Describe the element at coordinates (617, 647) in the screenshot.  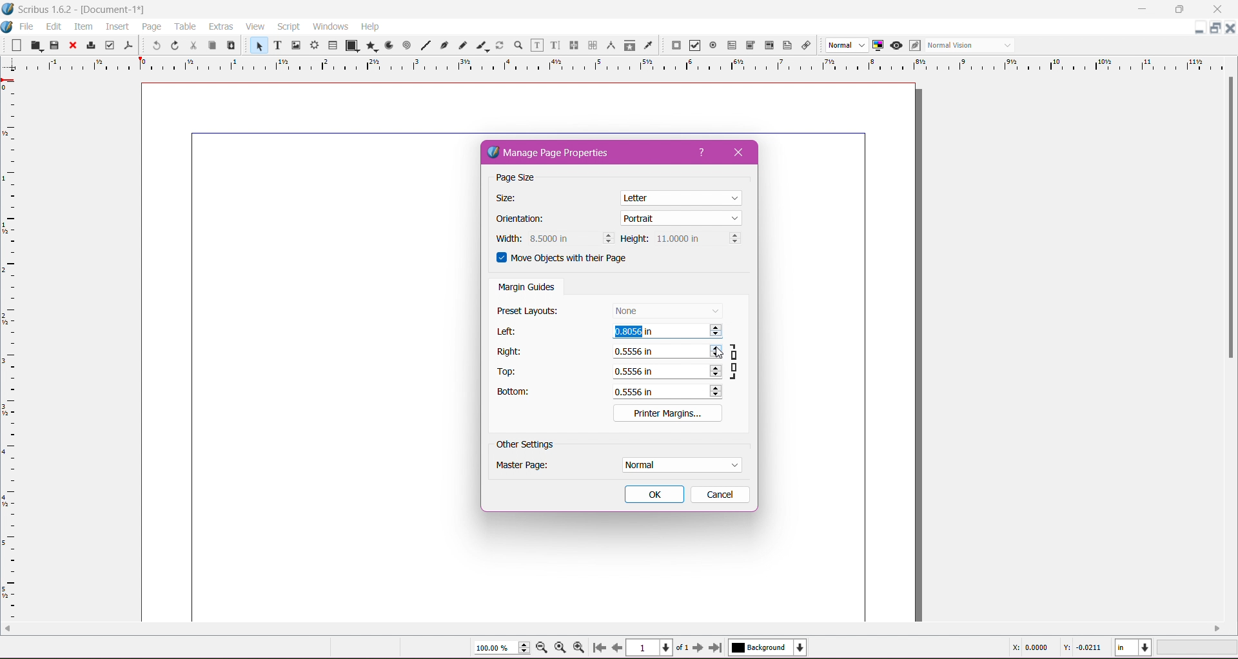
I see `Go to previous page` at that location.